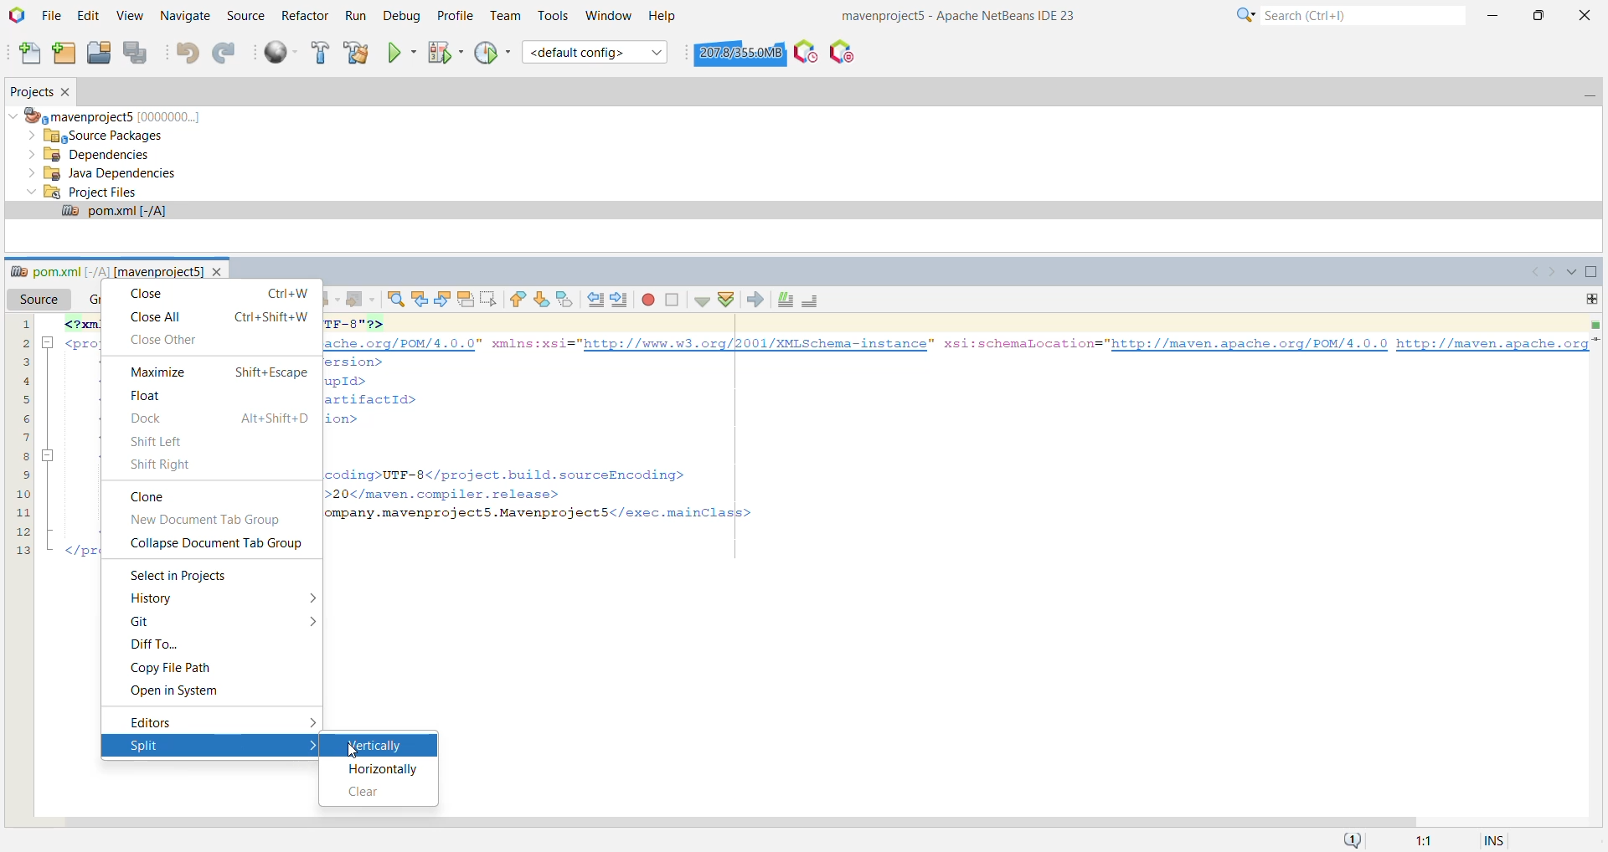 This screenshot has width=1608, height=852. What do you see at coordinates (65, 54) in the screenshot?
I see `New Project` at bounding box center [65, 54].